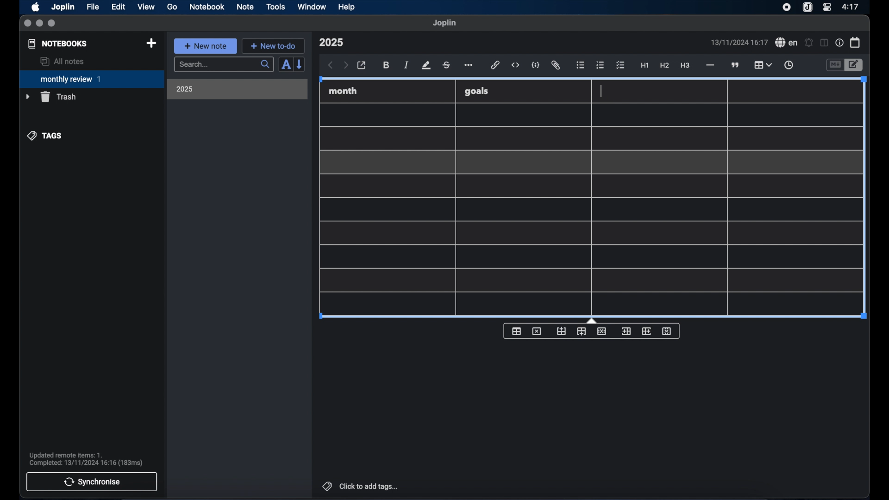 The image size is (889, 500). What do you see at coordinates (516, 331) in the screenshot?
I see `insert table` at bounding box center [516, 331].